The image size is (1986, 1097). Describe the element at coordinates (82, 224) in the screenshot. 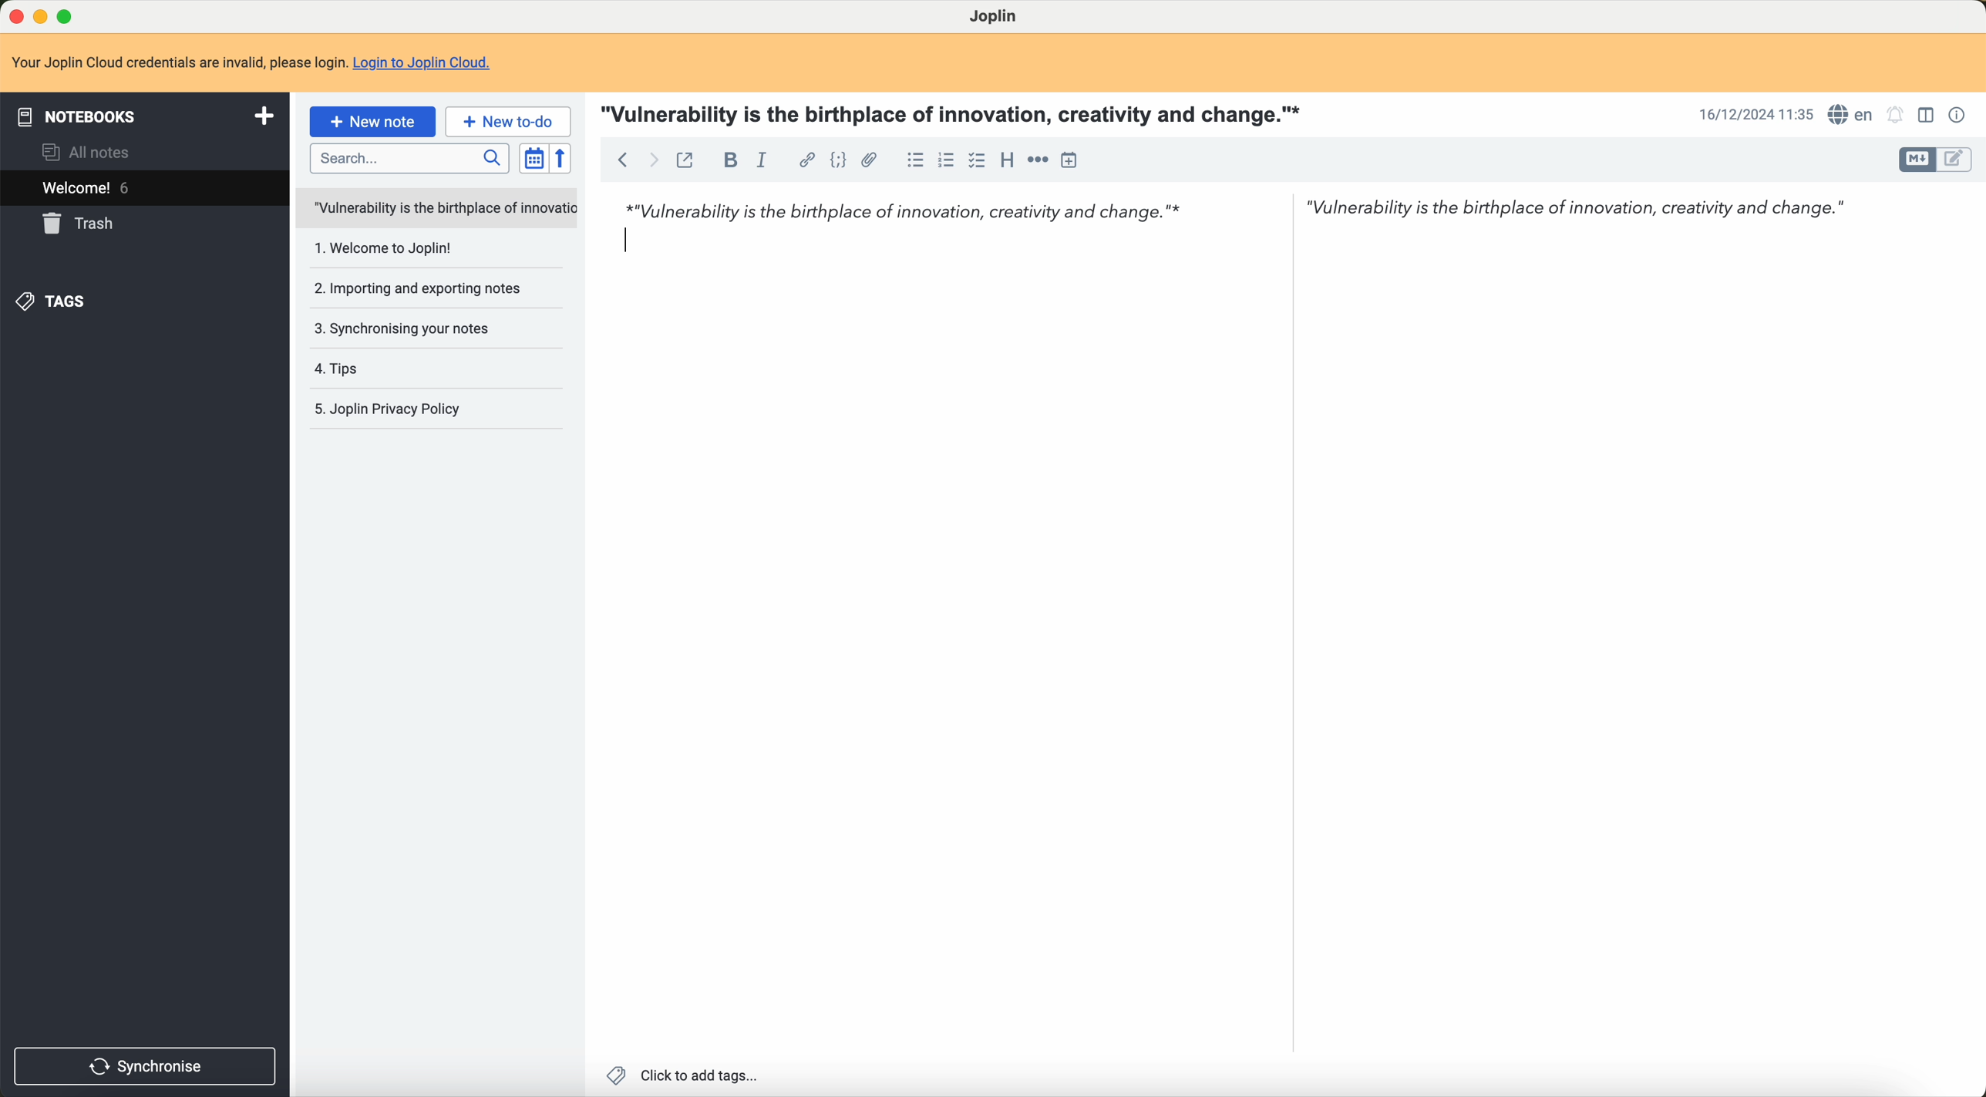

I see `trash` at that location.